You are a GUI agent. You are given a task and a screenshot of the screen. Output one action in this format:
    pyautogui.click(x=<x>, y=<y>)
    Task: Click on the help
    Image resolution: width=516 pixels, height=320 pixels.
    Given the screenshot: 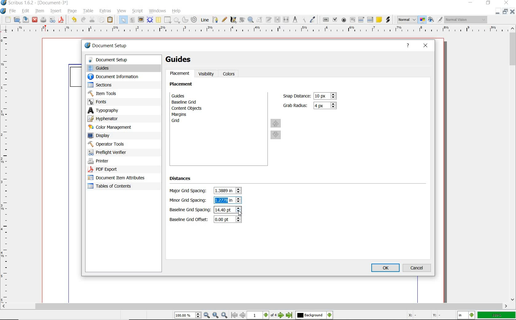 What is the action you would take?
    pyautogui.click(x=408, y=46)
    